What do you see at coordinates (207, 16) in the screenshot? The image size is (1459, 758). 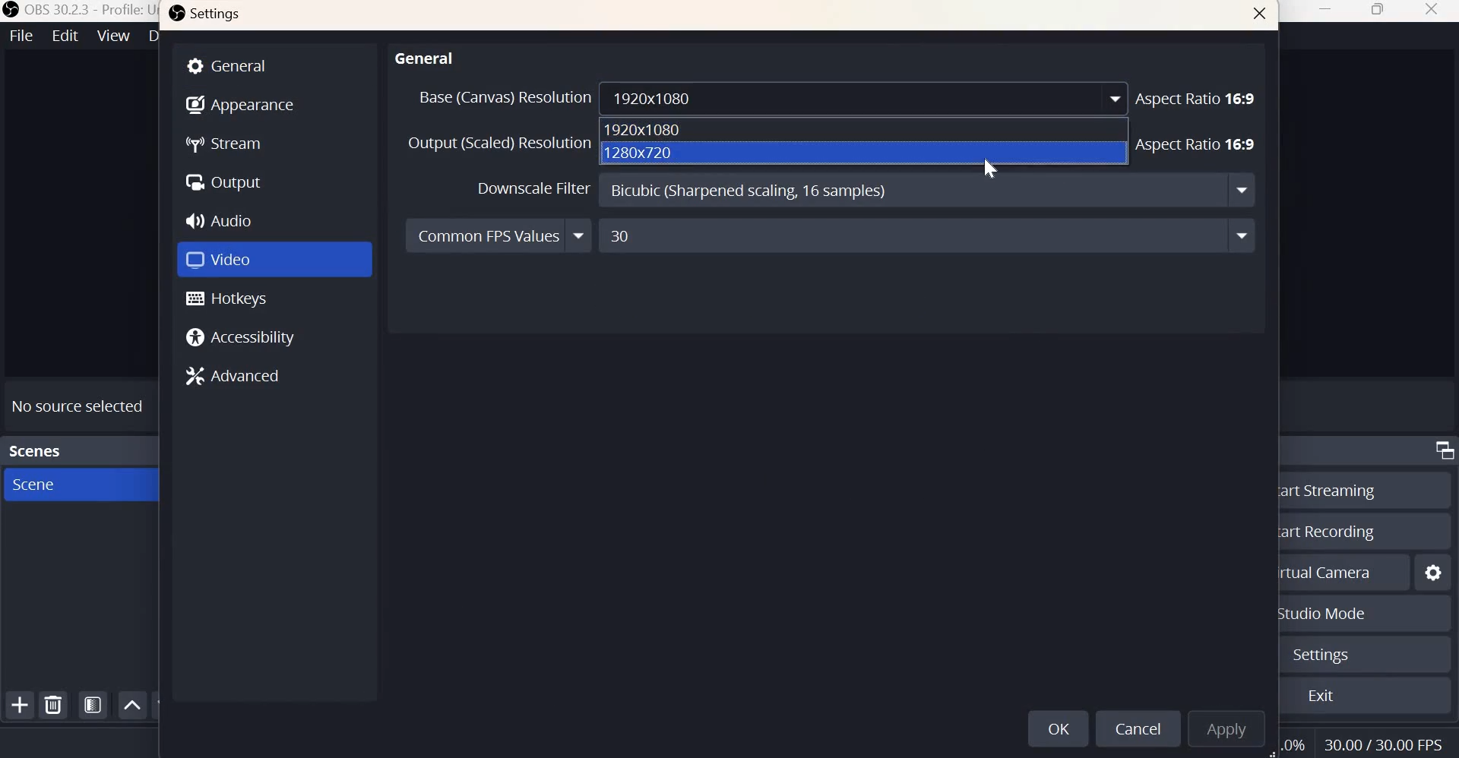 I see `Settings` at bounding box center [207, 16].